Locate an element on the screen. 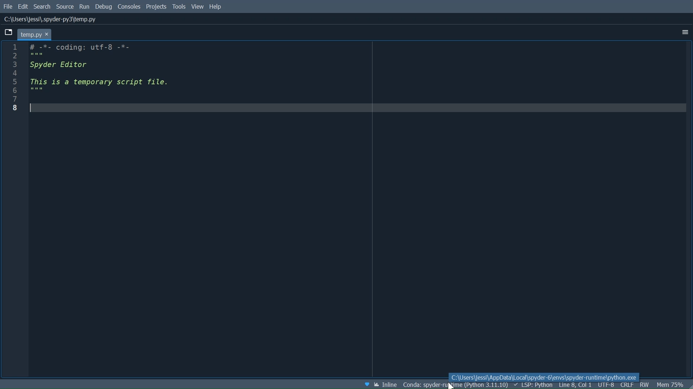 The width and height of the screenshot is (693, 389). More Options is located at coordinates (683, 32).